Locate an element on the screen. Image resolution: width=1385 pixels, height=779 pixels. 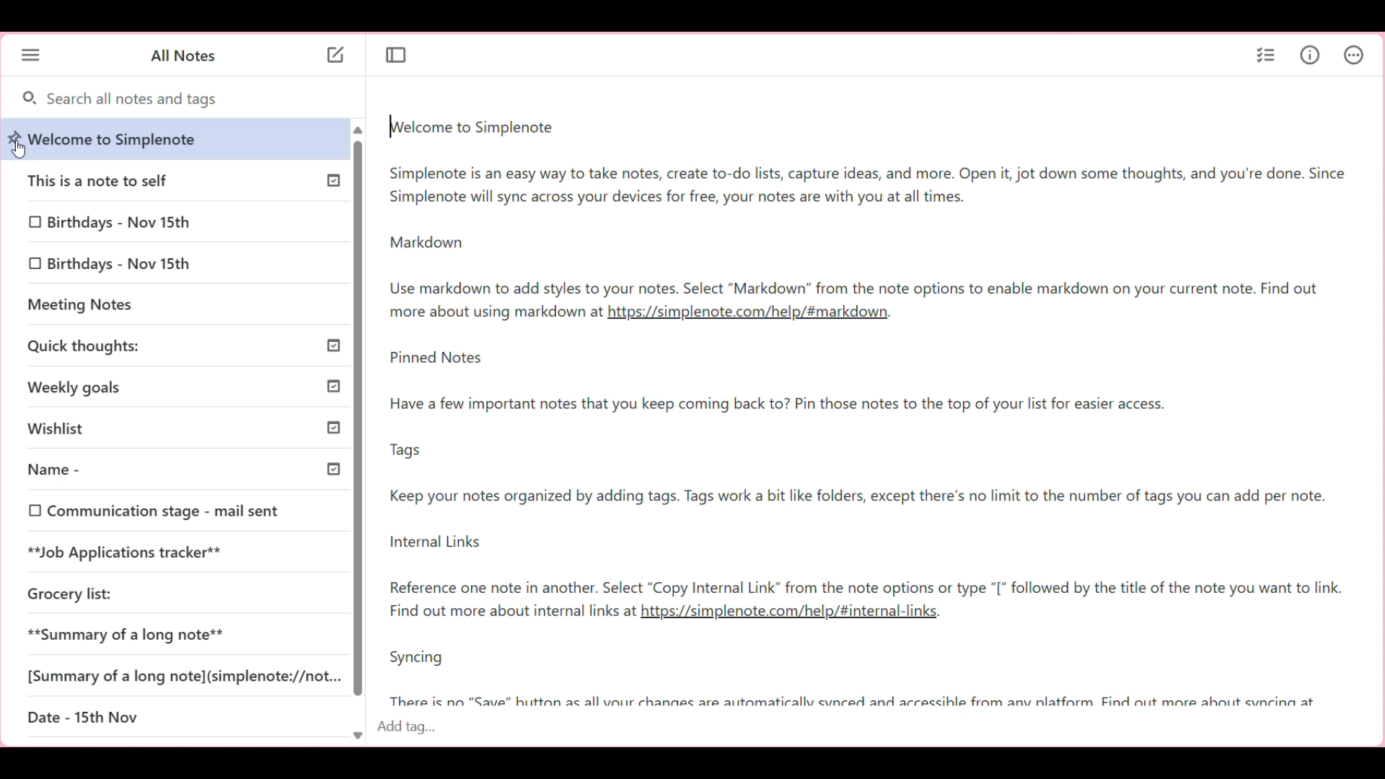
This is a note to self is located at coordinates (127, 180).